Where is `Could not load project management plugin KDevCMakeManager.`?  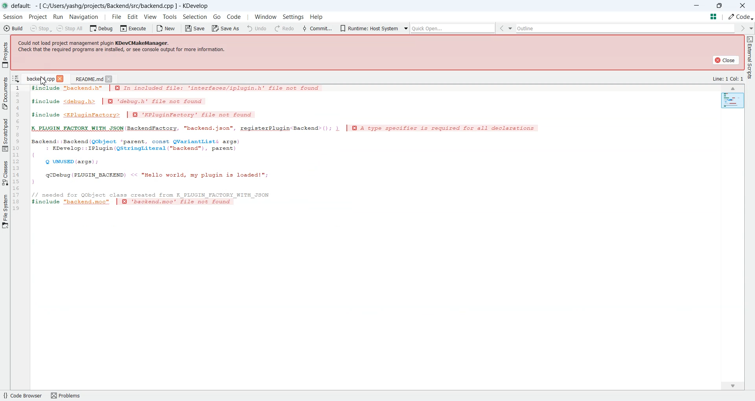 Could not load project management plugin KDevCMakeManager. is located at coordinates (98, 42).